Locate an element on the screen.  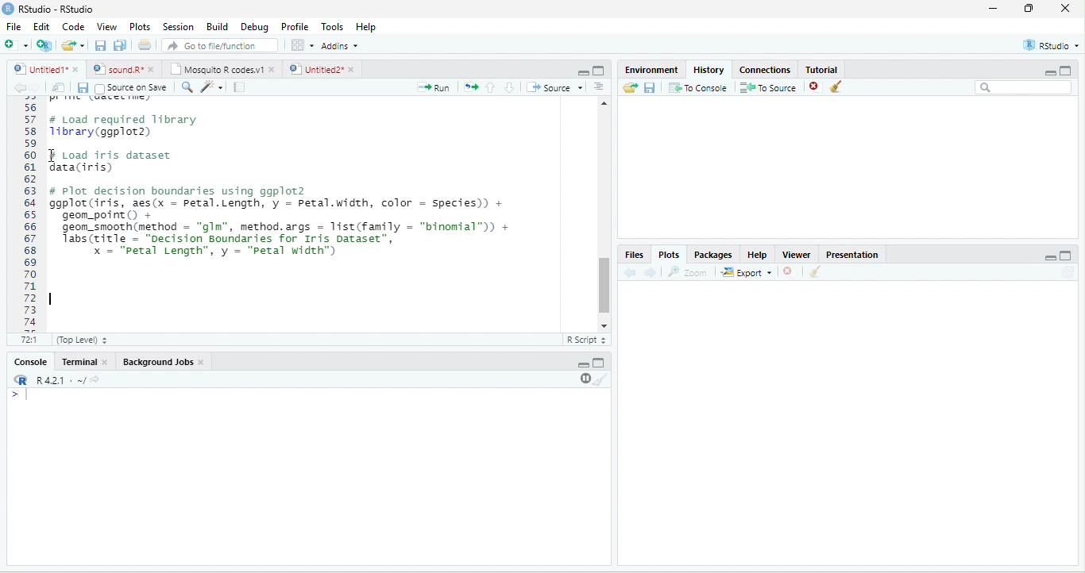
pause is located at coordinates (584, 379).